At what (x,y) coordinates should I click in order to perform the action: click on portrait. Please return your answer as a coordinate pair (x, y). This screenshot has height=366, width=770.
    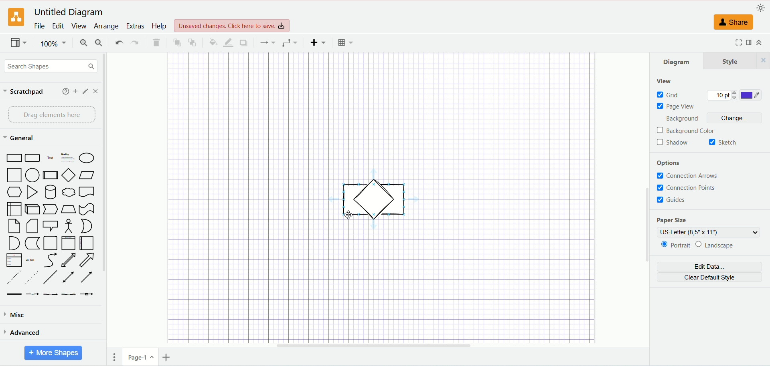
    Looking at the image, I should click on (674, 245).